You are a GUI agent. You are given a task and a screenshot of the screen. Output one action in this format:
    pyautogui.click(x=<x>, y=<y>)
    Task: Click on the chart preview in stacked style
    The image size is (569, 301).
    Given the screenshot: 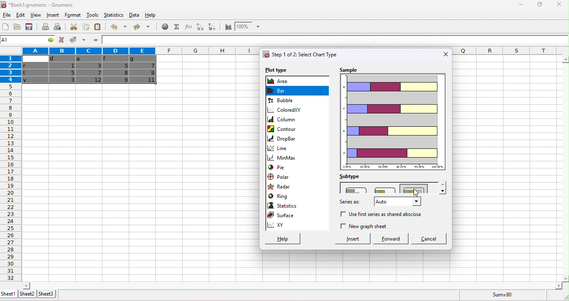 What is the action you would take?
    pyautogui.click(x=394, y=121)
    